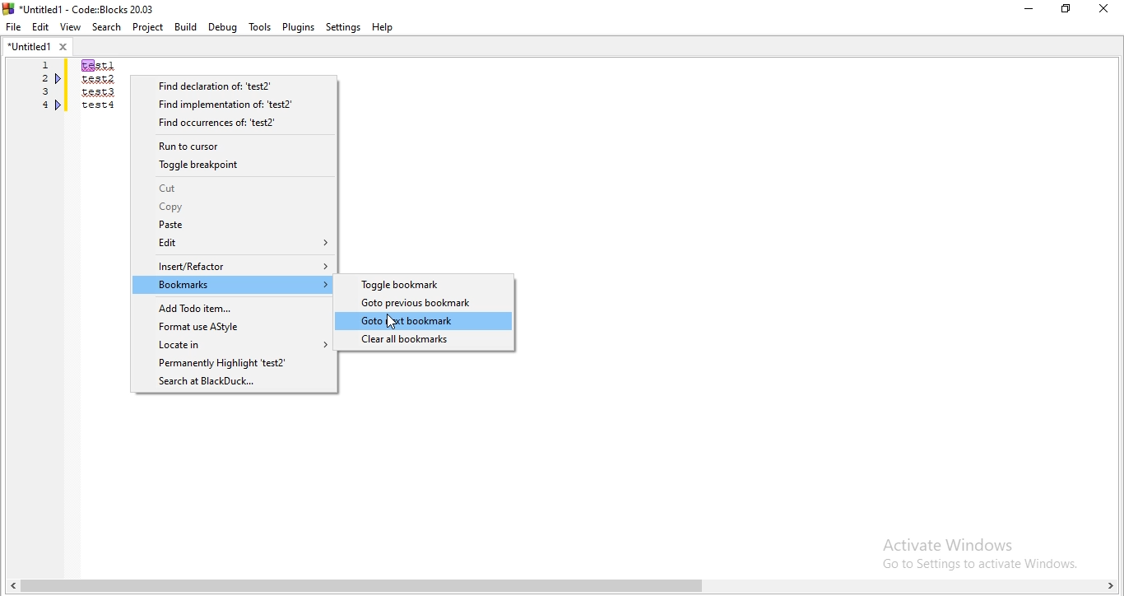 The image size is (1124, 596). What do you see at coordinates (1108, 9) in the screenshot?
I see `close` at bounding box center [1108, 9].